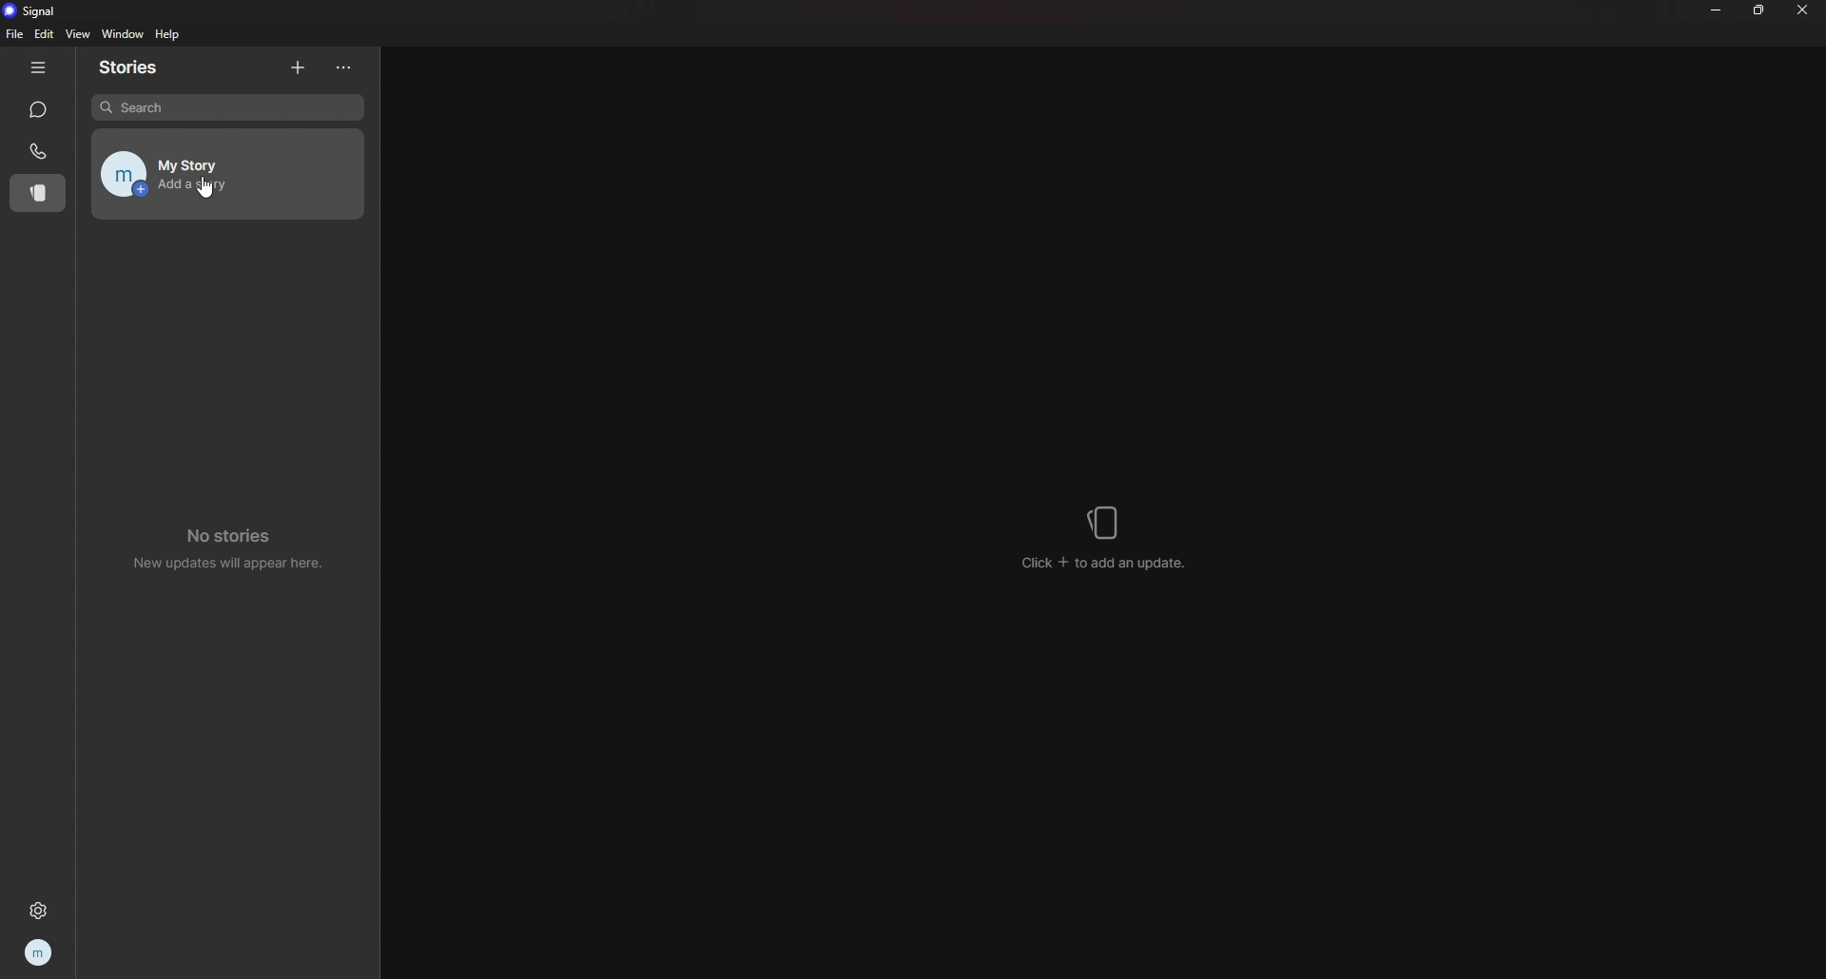  What do you see at coordinates (1716, 10) in the screenshot?
I see `minimize` at bounding box center [1716, 10].